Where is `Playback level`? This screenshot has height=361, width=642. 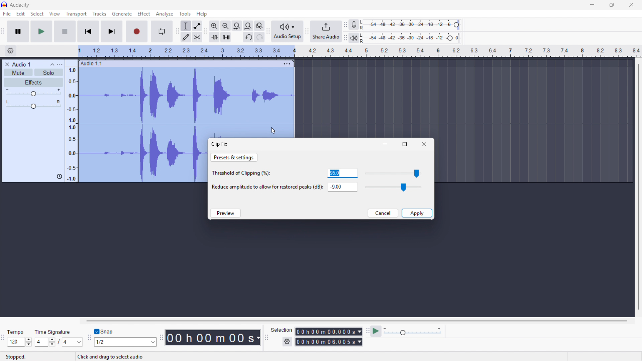 Playback level is located at coordinates (412, 38).